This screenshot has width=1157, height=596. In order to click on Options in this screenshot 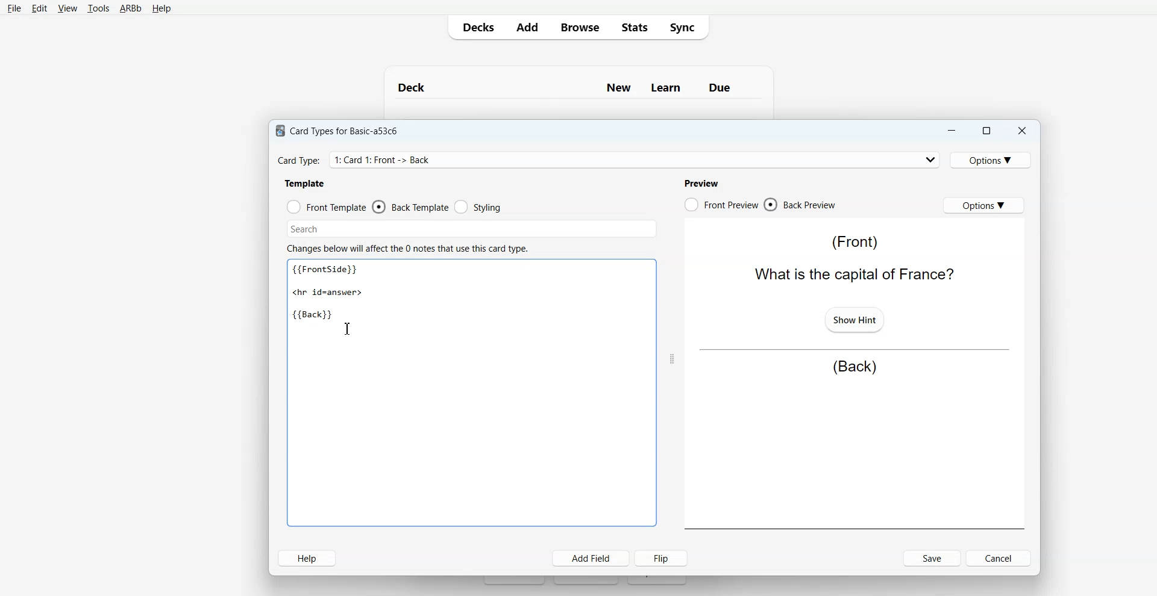, I will do `click(992, 160)`.